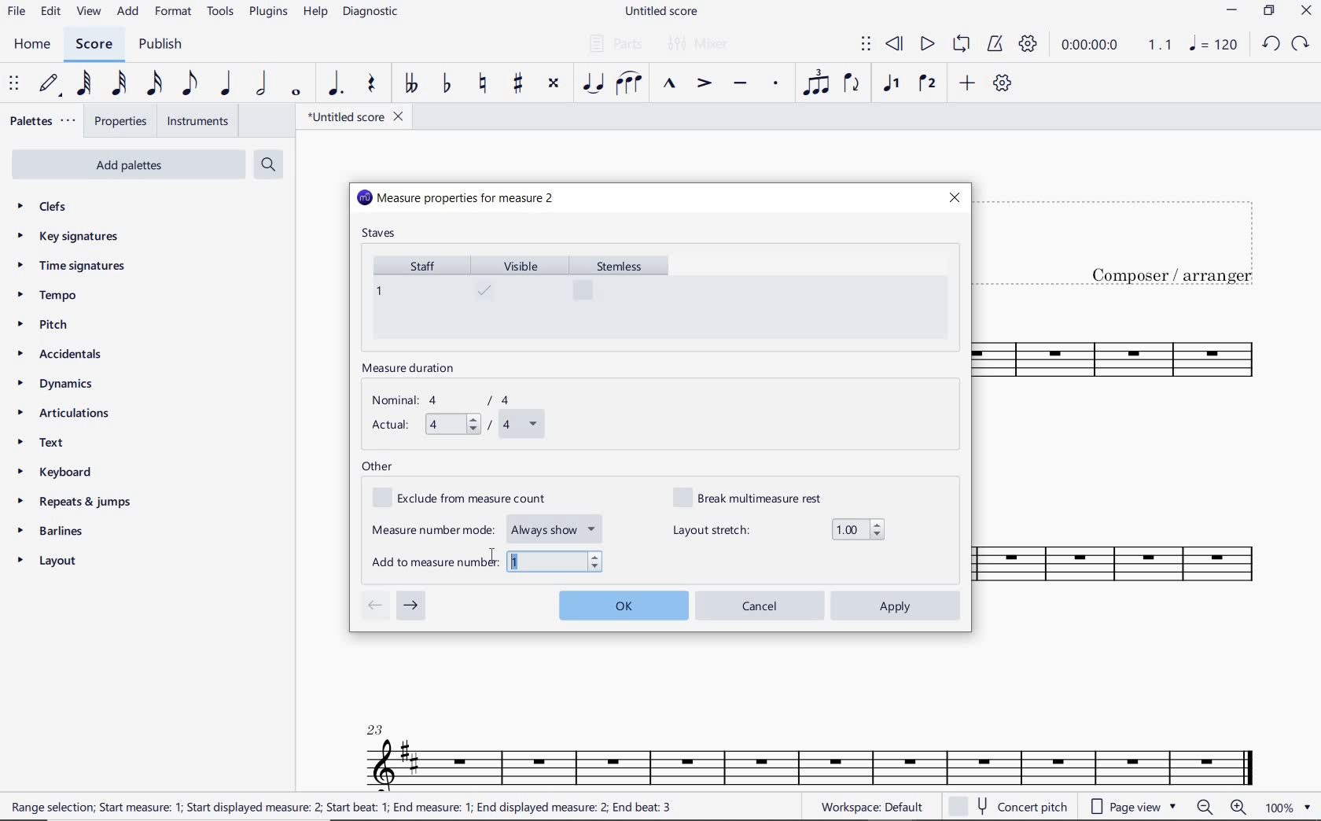 Image resolution: width=1321 pixels, height=821 pixels. I want to click on BARLINES, so click(56, 534).